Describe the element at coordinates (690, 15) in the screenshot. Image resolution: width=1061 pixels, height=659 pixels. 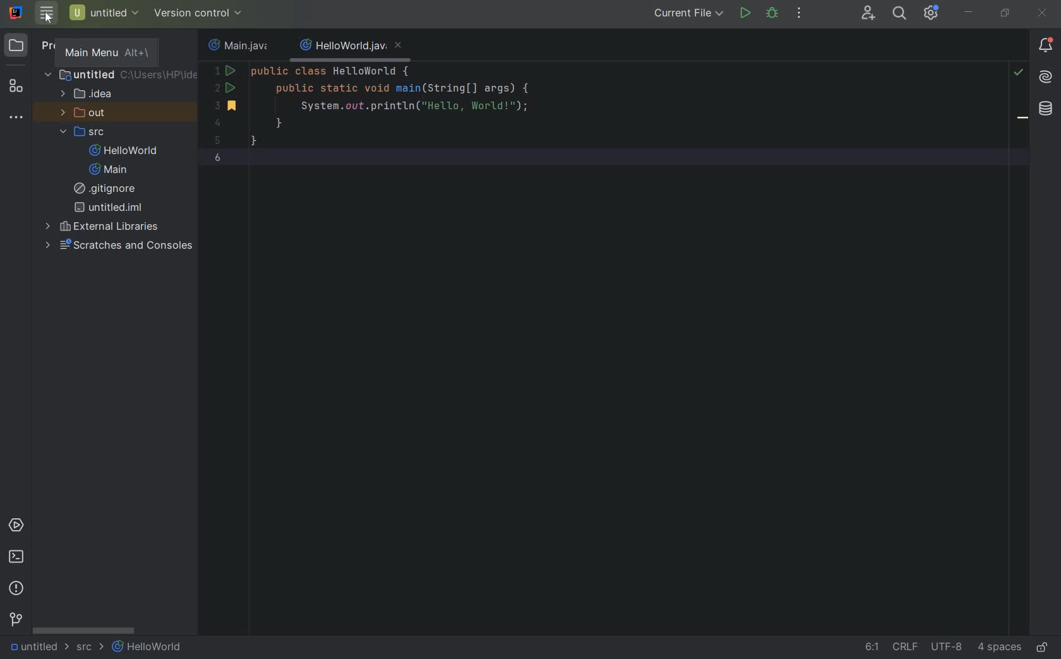
I see `run/debug configuration` at that location.